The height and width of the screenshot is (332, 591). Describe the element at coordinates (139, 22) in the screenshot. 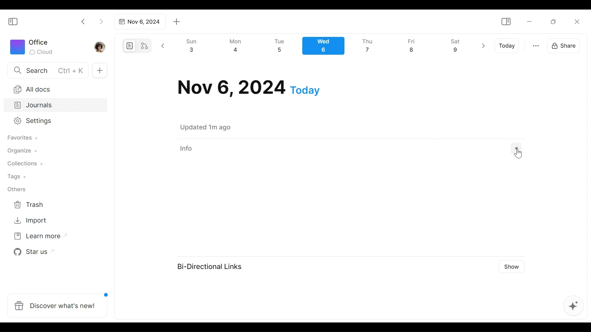

I see `Tab` at that location.